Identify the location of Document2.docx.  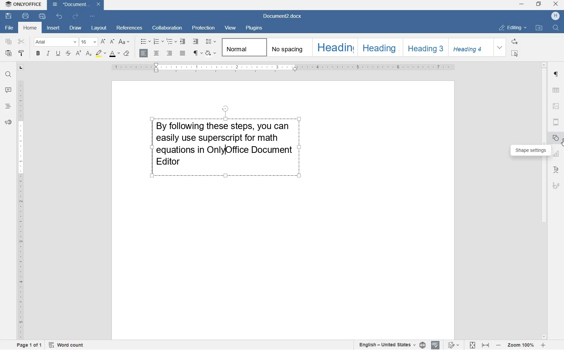
(283, 17).